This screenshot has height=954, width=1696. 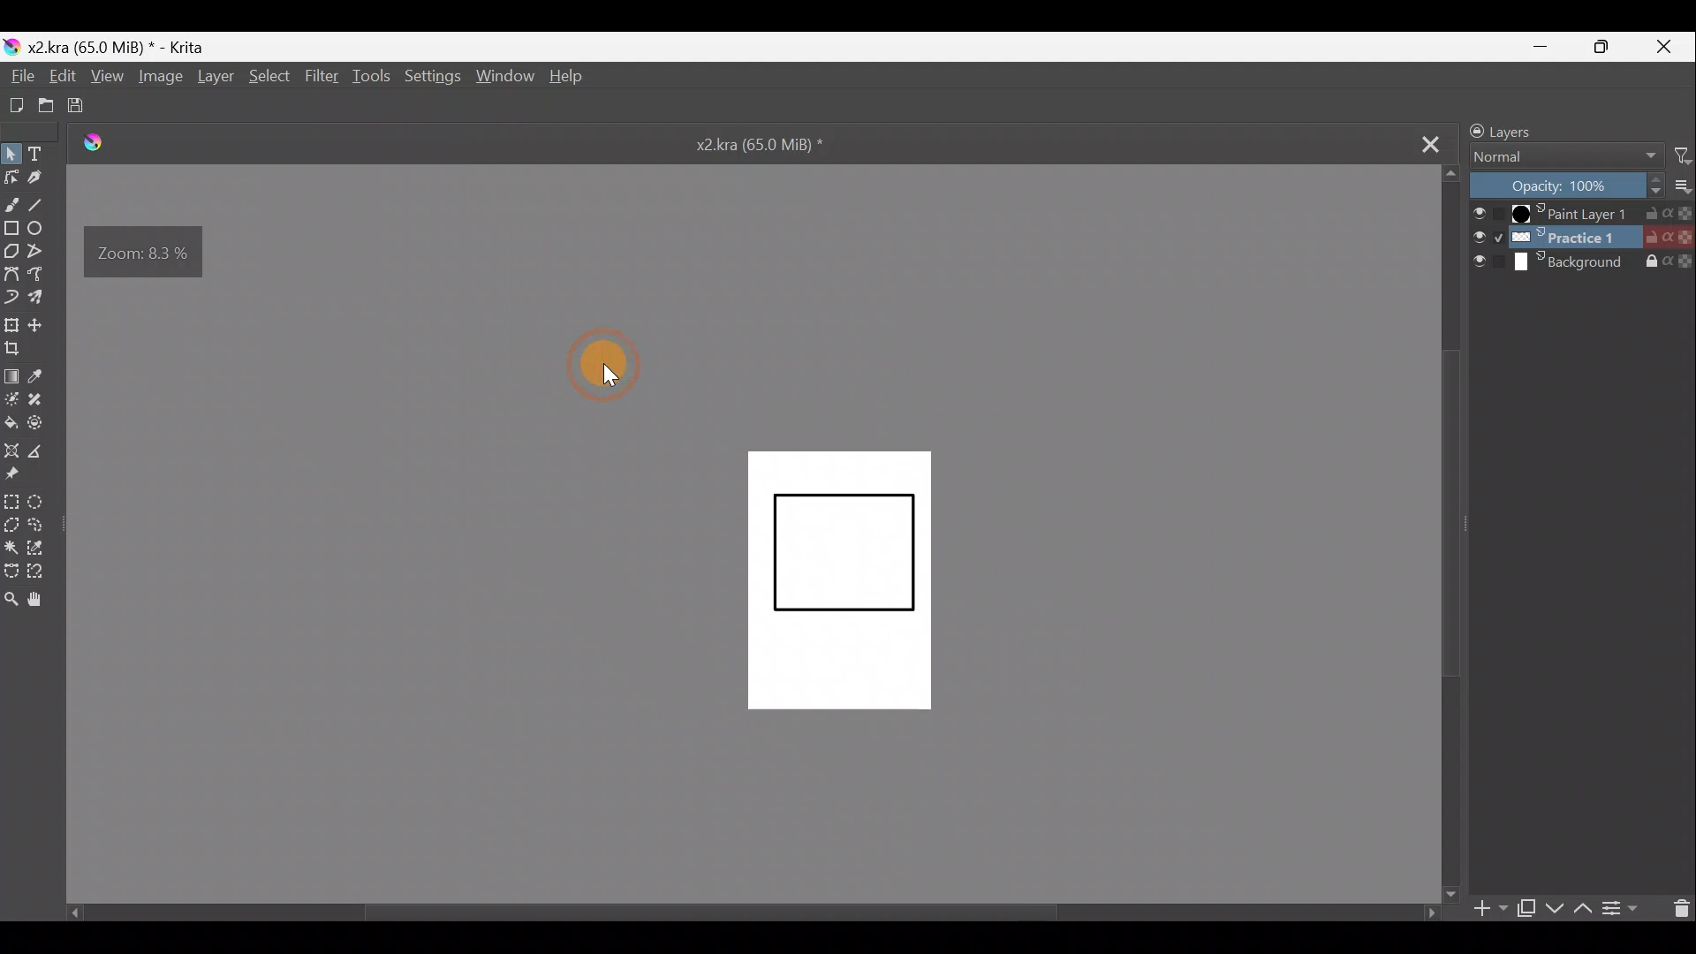 What do you see at coordinates (159, 78) in the screenshot?
I see `Image` at bounding box center [159, 78].